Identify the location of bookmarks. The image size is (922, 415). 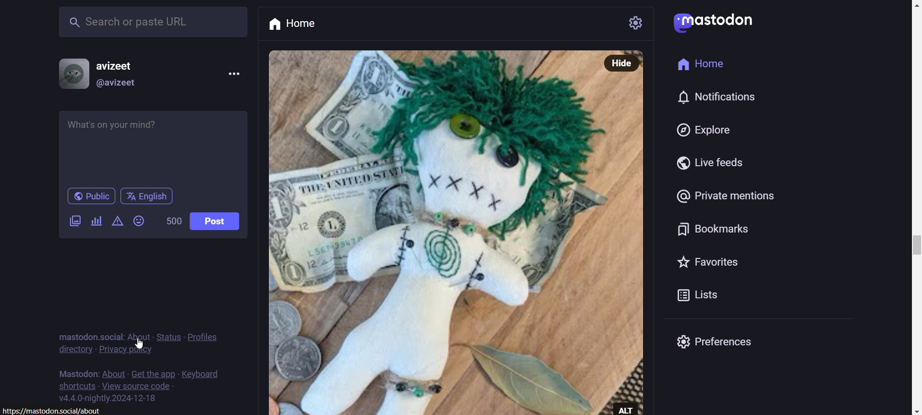
(708, 231).